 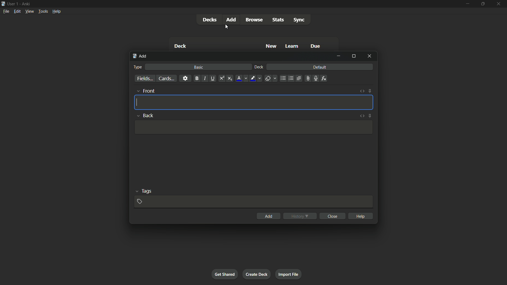 I want to click on fields, so click(x=145, y=79).